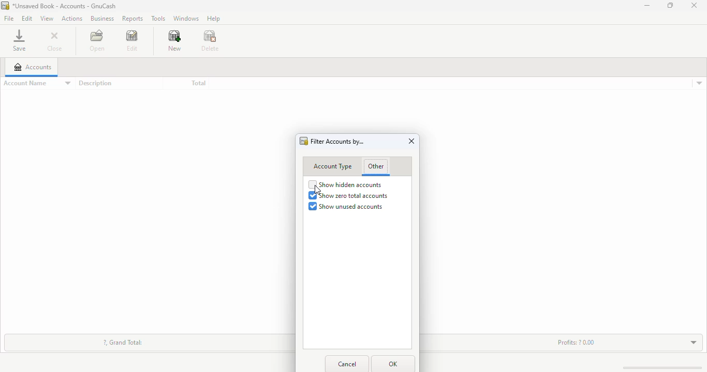  Describe the element at coordinates (690, 342) in the screenshot. I see `toggle expand` at that location.